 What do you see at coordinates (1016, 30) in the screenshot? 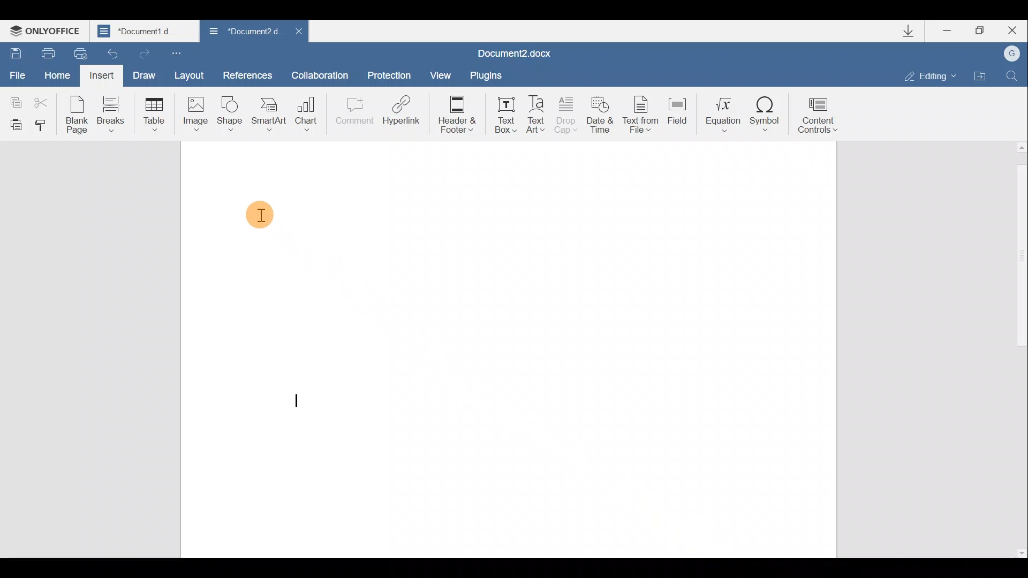
I see `Close` at bounding box center [1016, 30].